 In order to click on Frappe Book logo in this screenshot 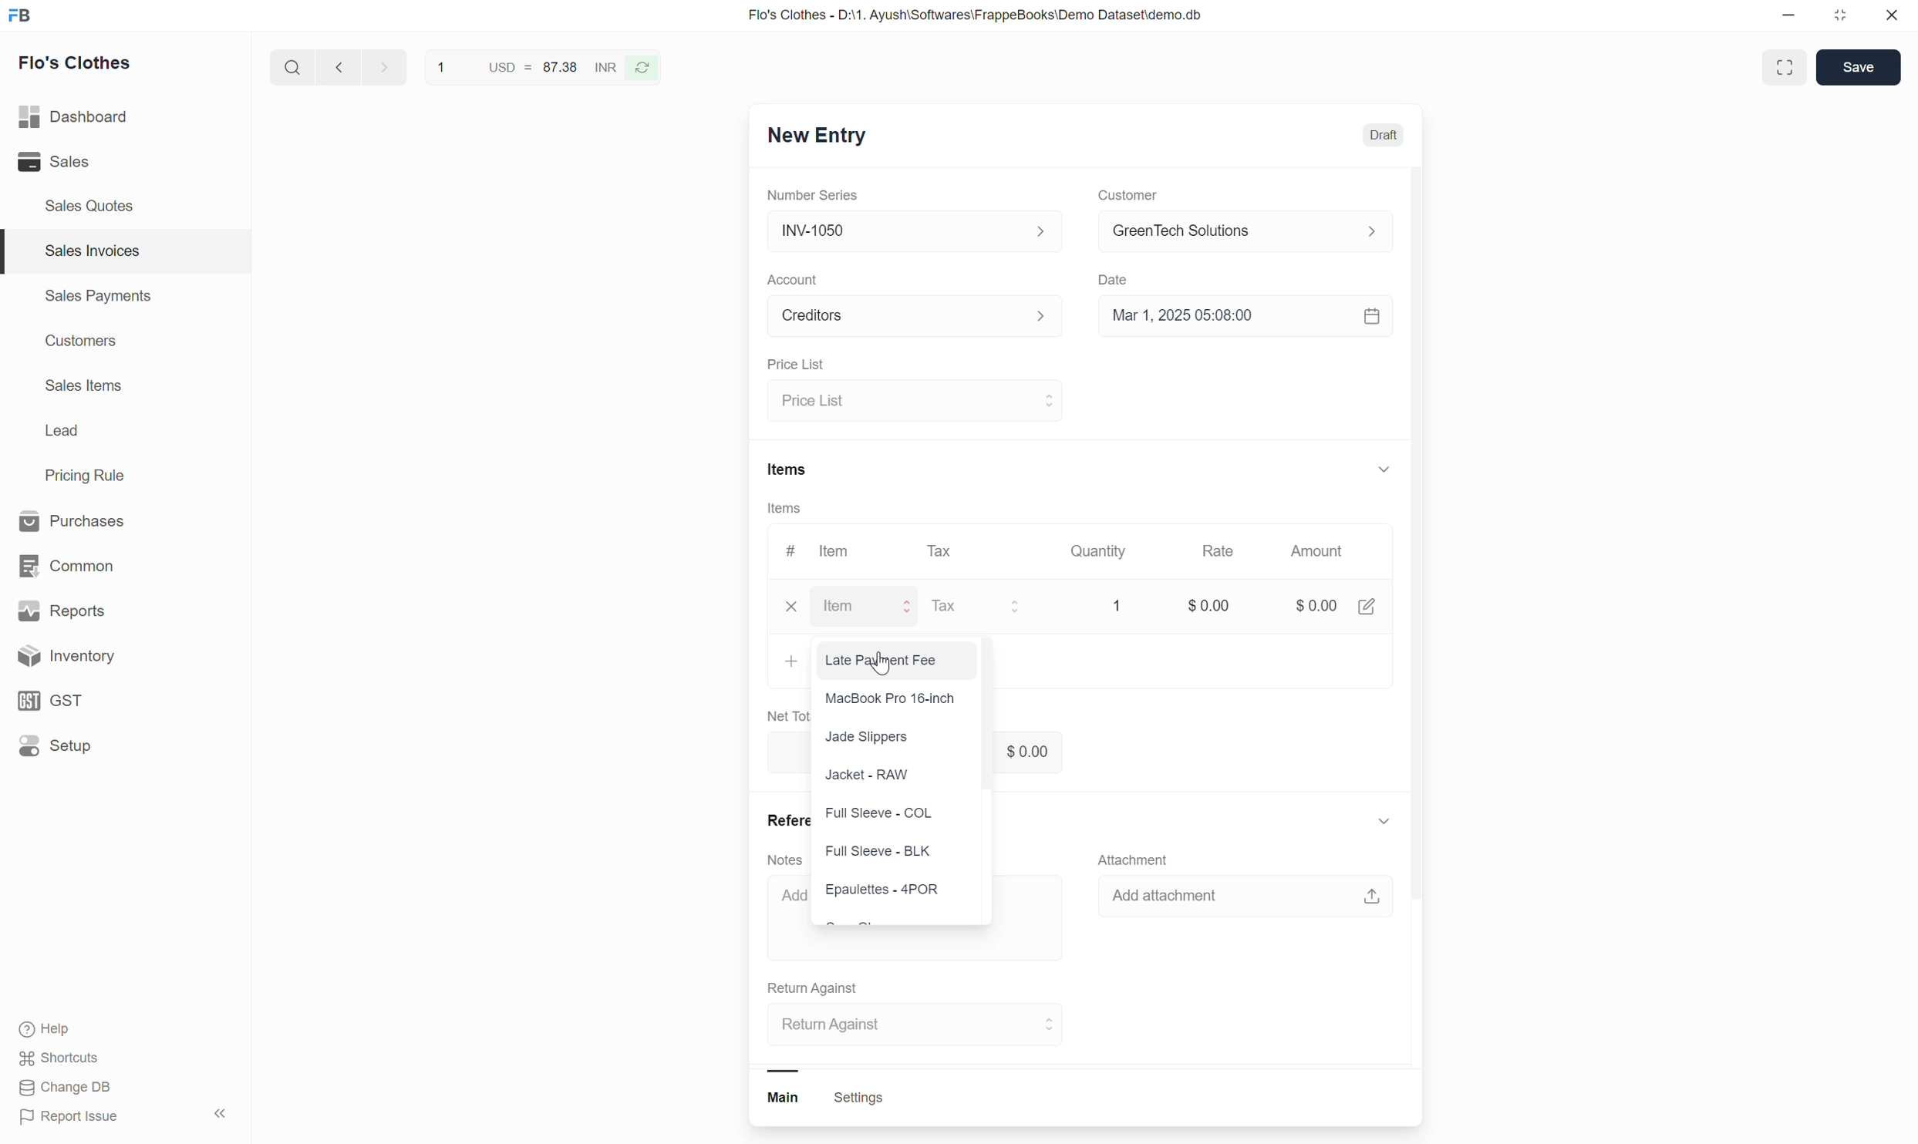, I will do `click(25, 17)`.